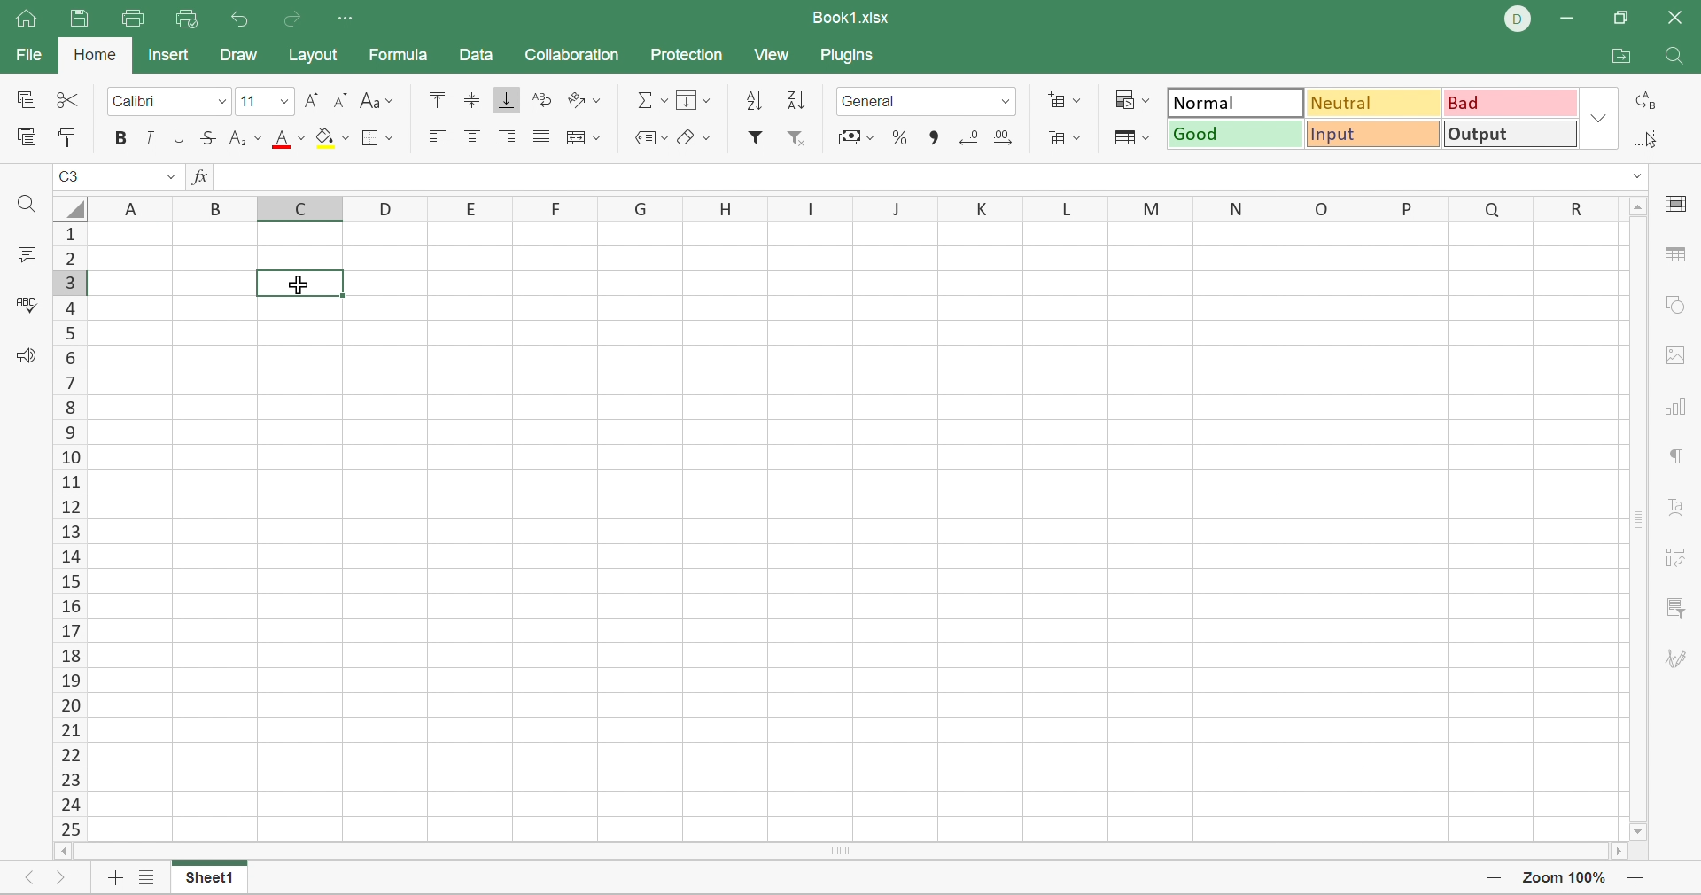  Describe the element at coordinates (294, 289) in the screenshot. I see `Cursor` at that location.